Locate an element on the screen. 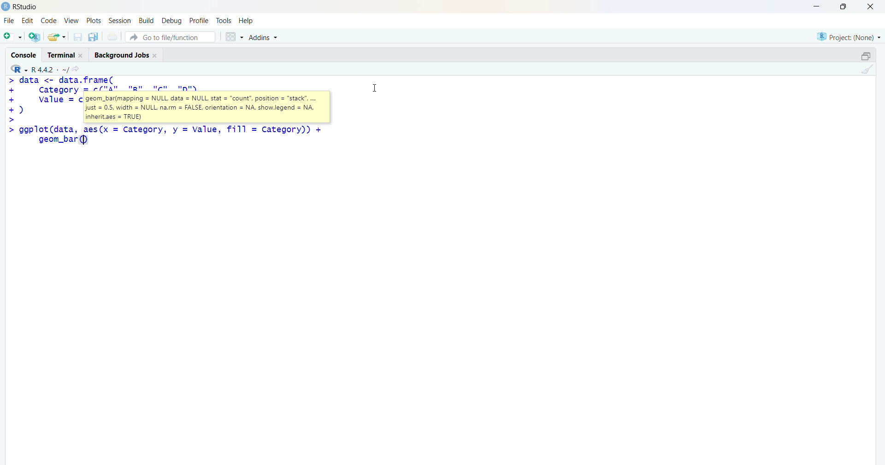  code is located at coordinates (48, 21).